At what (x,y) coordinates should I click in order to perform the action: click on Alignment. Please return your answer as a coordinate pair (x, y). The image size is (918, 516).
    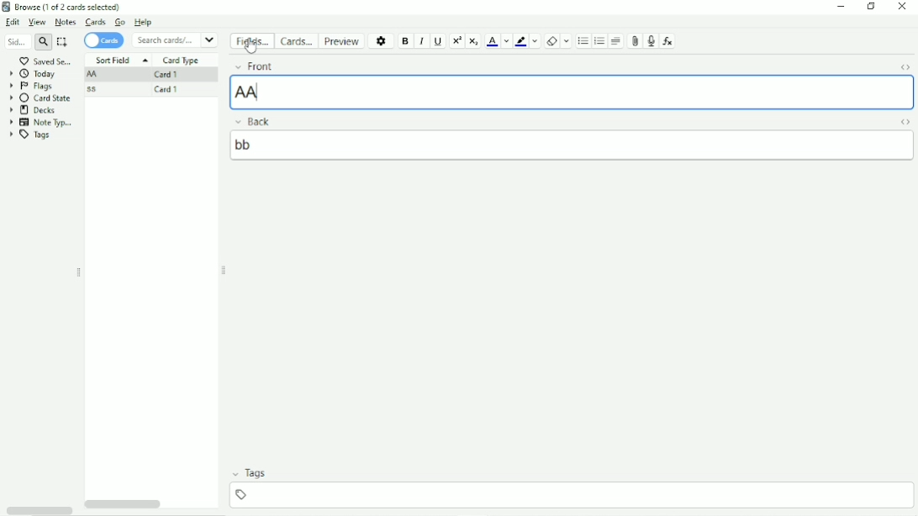
    Looking at the image, I should click on (617, 41).